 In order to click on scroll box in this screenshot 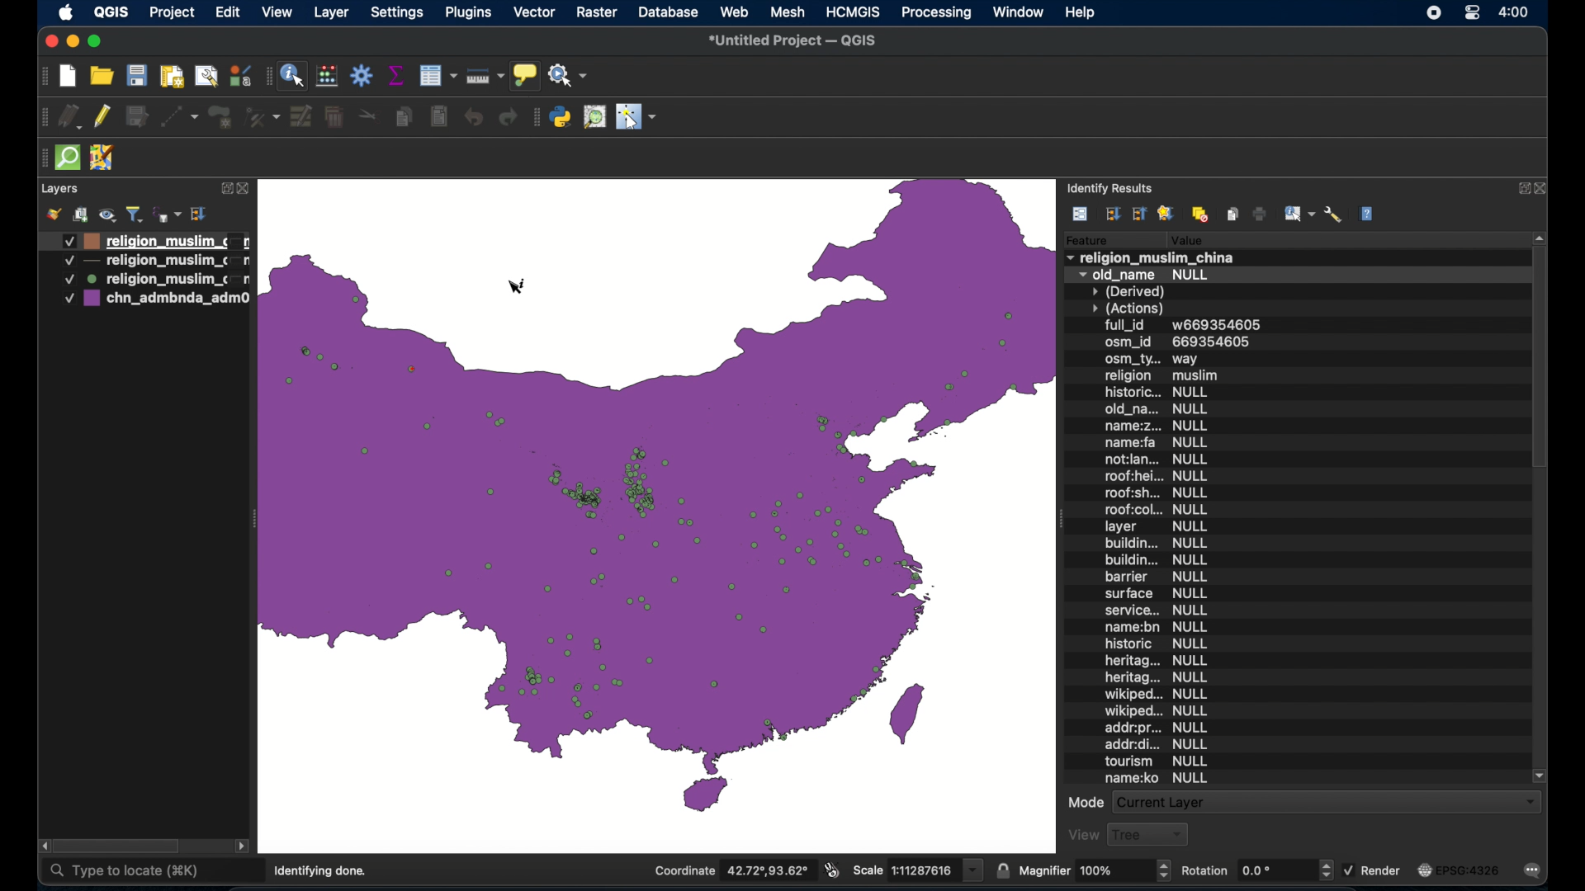, I will do `click(1540, 361)`.